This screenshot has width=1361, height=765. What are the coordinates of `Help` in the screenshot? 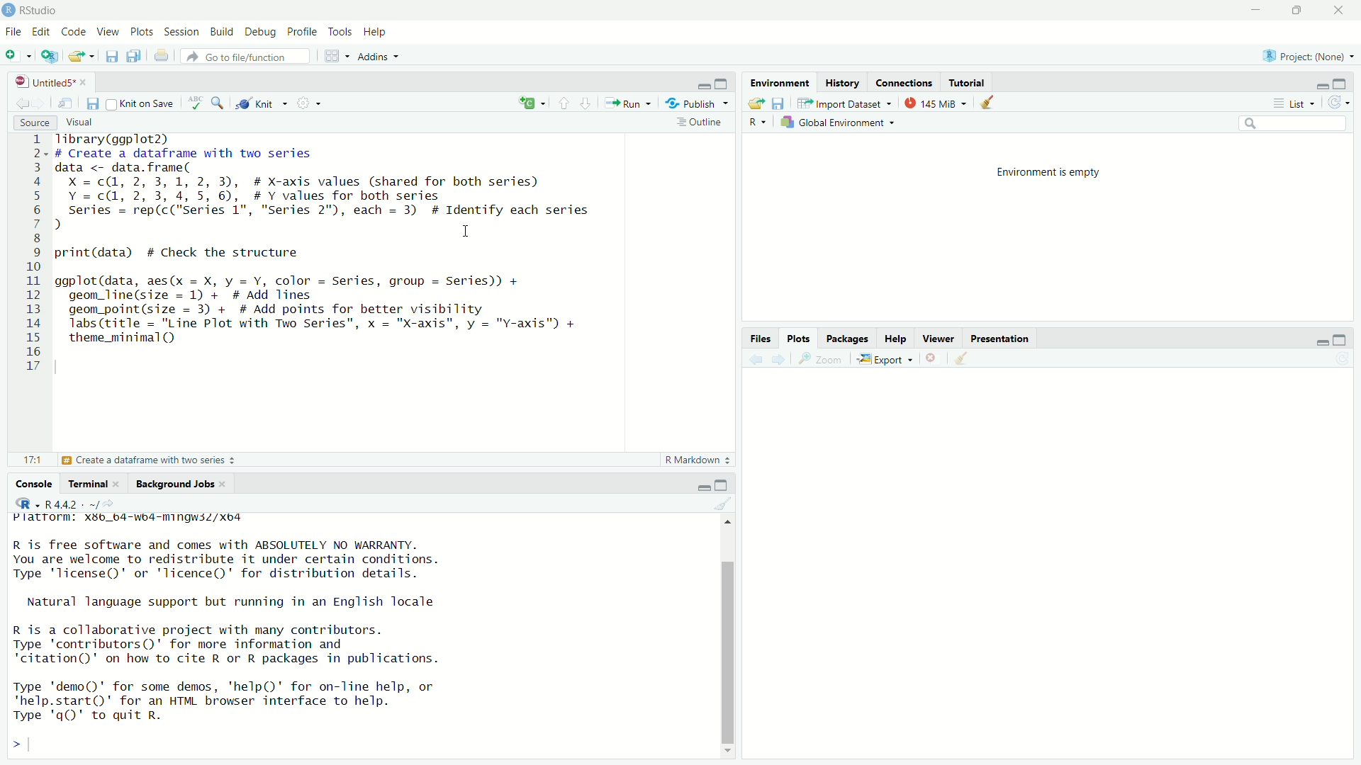 It's located at (378, 33).